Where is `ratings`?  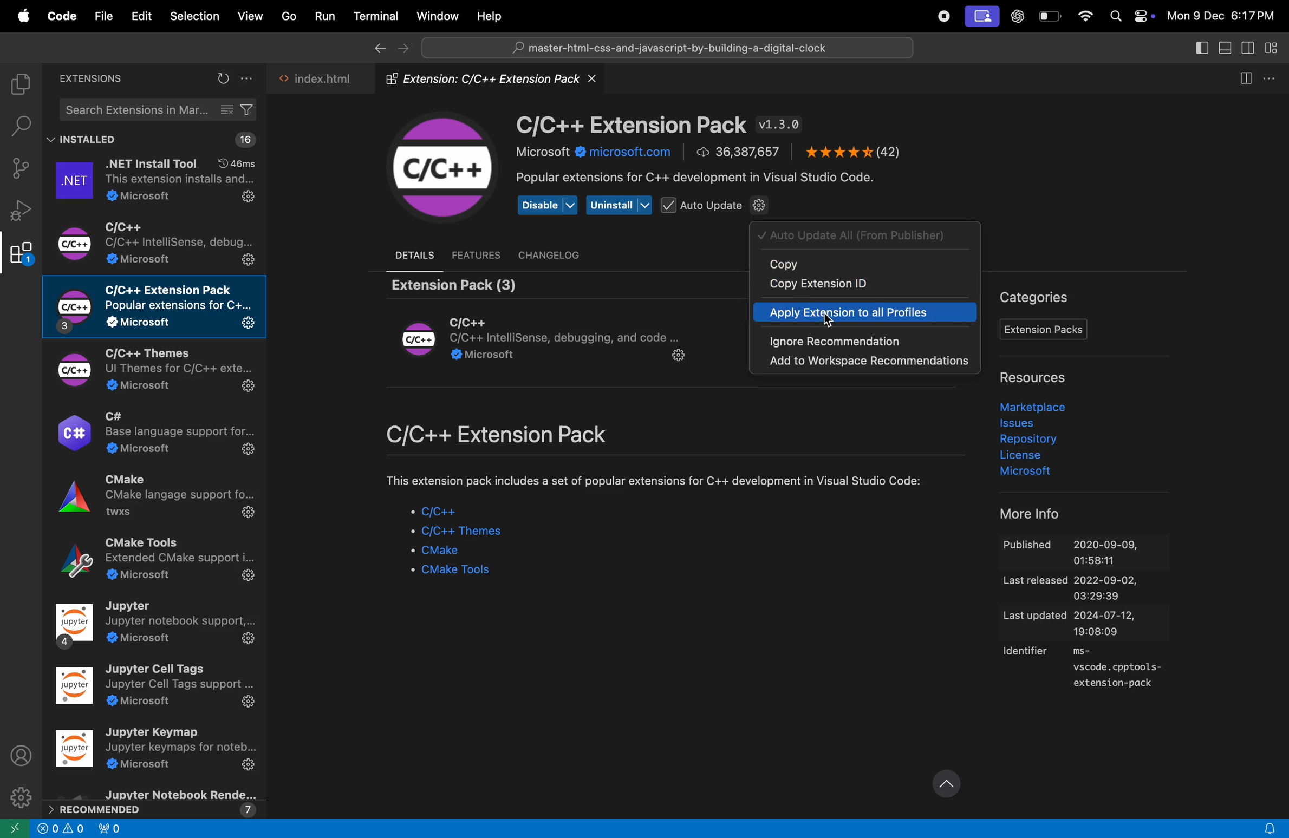
ratings is located at coordinates (851, 154).